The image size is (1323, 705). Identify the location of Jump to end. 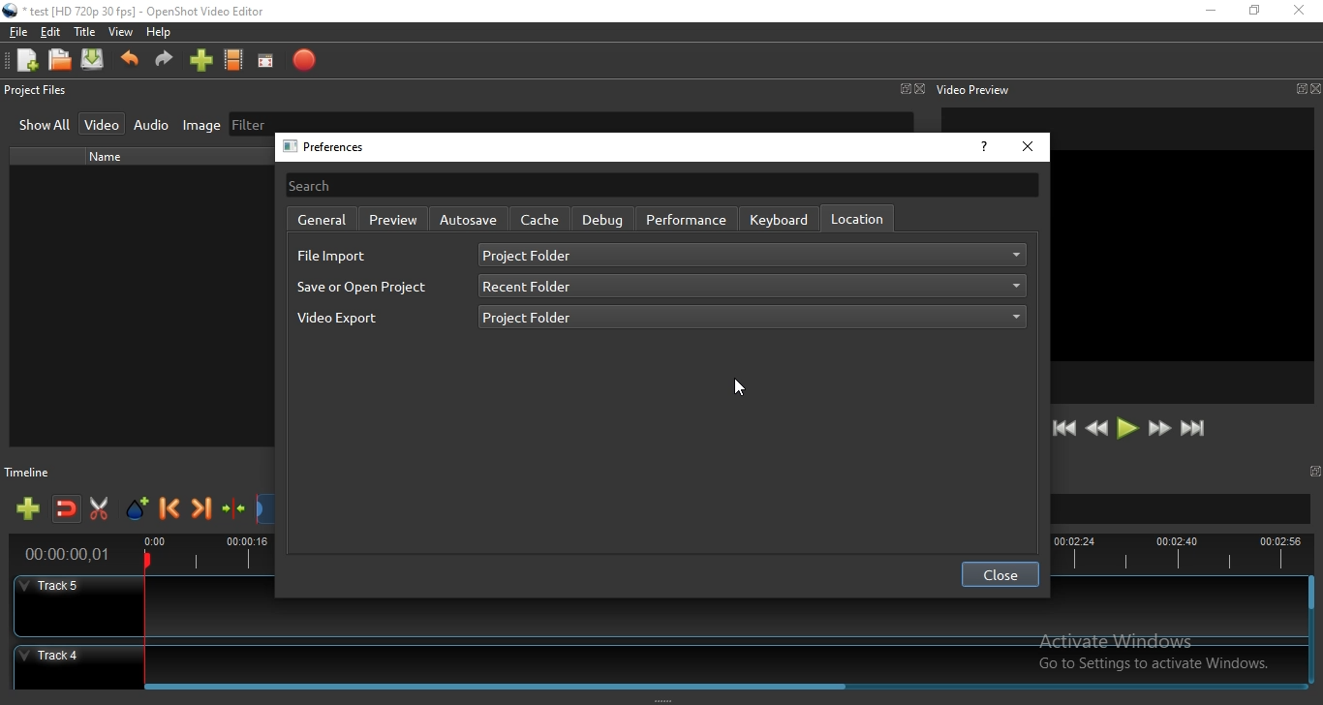
(1194, 429).